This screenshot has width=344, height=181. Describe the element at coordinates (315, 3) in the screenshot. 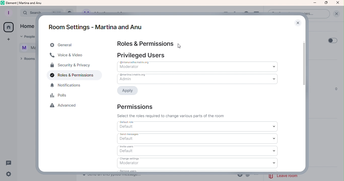

I see `Minimize` at that location.